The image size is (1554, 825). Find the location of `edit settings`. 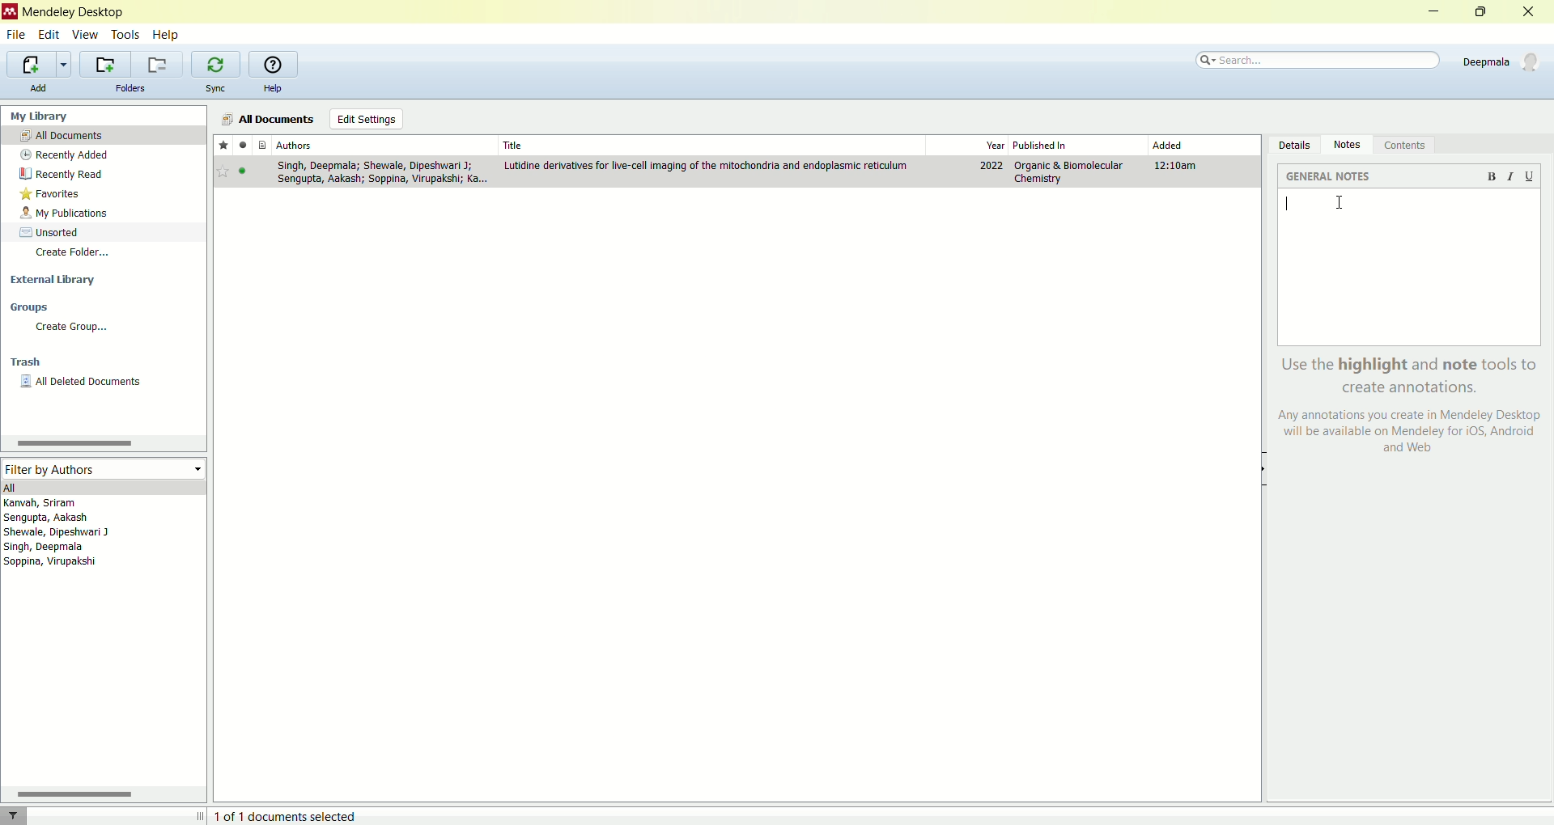

edit settings is located at coordinates (365, 119).